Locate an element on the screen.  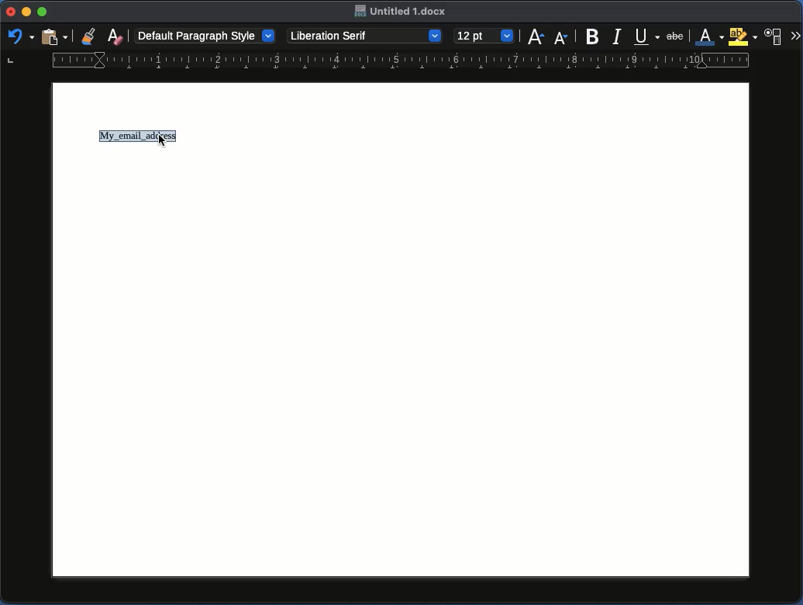
Size decrease is located at coordinates (560, 38).